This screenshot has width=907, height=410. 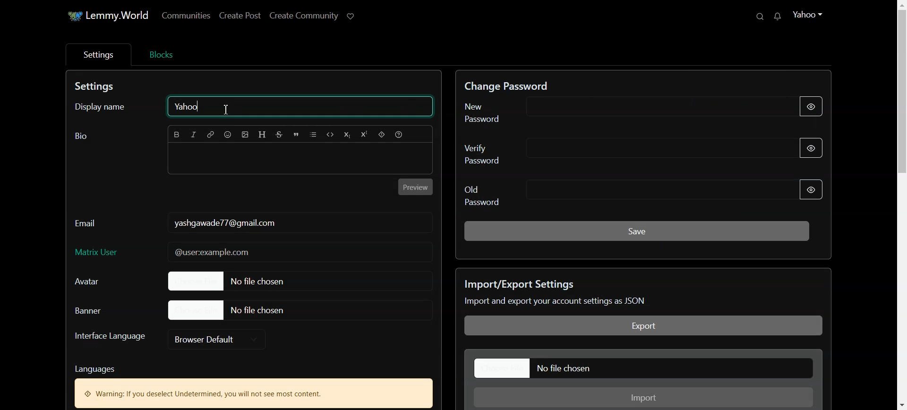 What do you see at coordinates (811, 189) in the screenshot?
I see `Hide Password` at bounding box center [811, 189].